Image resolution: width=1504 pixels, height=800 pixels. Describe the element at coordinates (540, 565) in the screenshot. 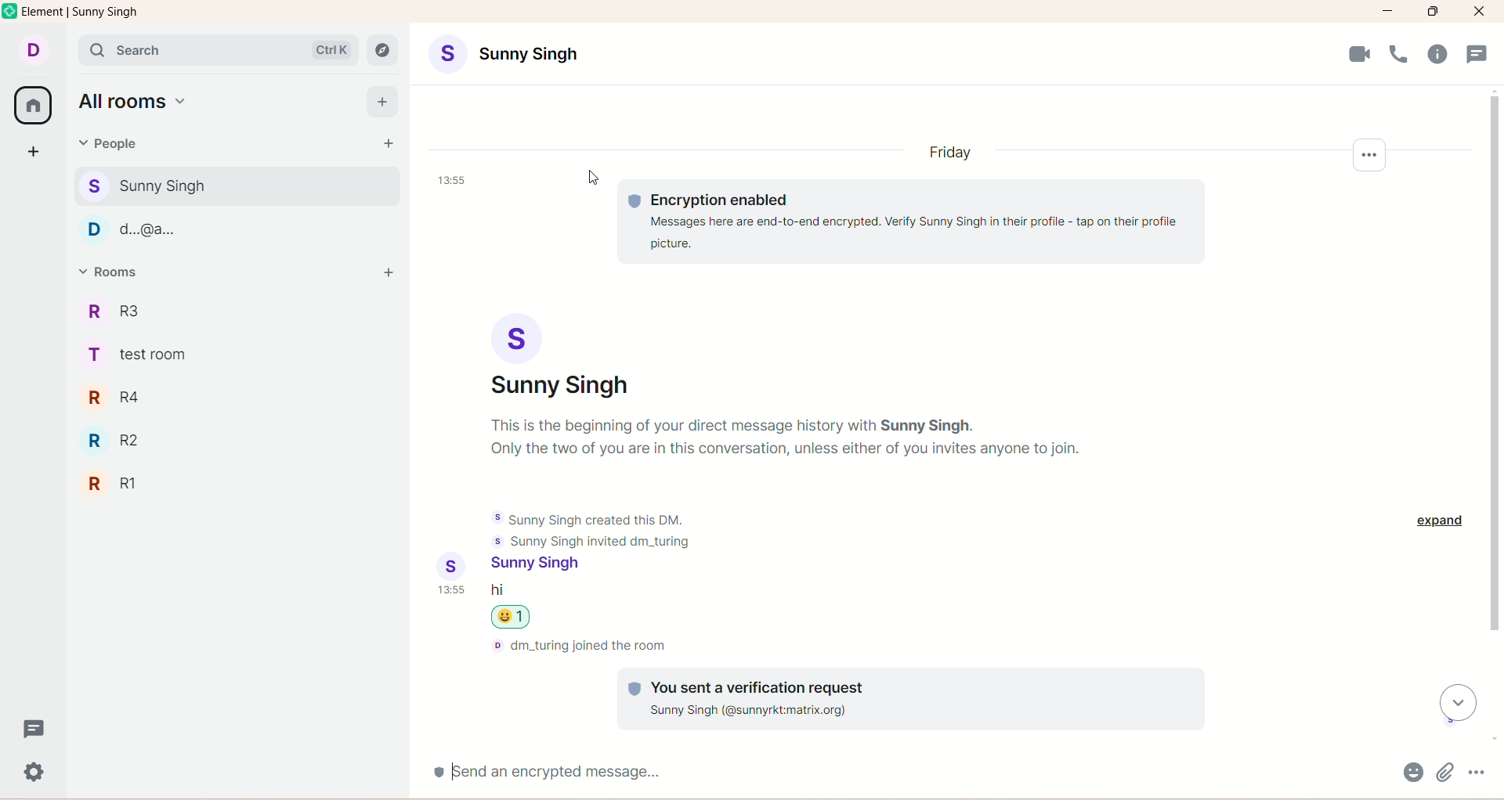

I see `account` at that location.